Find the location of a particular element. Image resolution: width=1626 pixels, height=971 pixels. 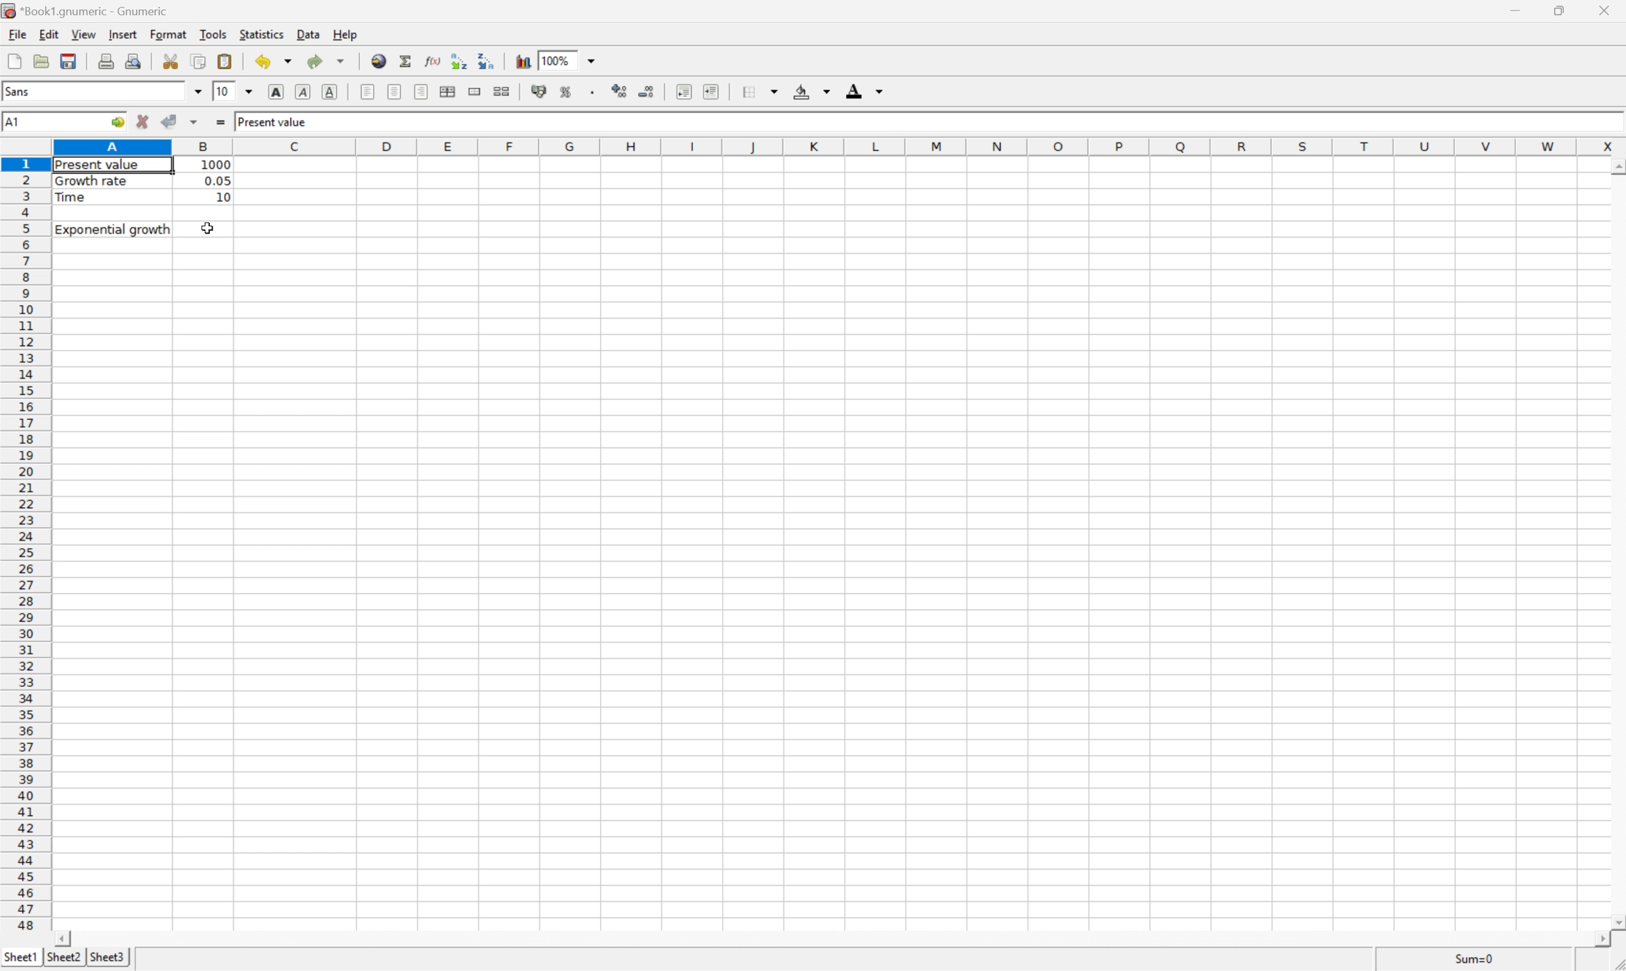

Split merged ranges of cells is located at coordinates (501, 90).